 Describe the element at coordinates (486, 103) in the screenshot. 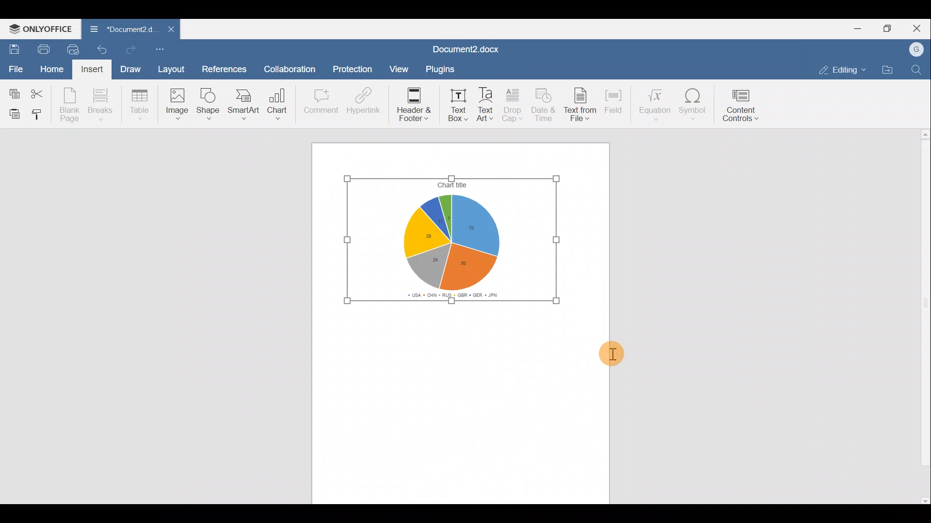

I see `Text Art` at that location.